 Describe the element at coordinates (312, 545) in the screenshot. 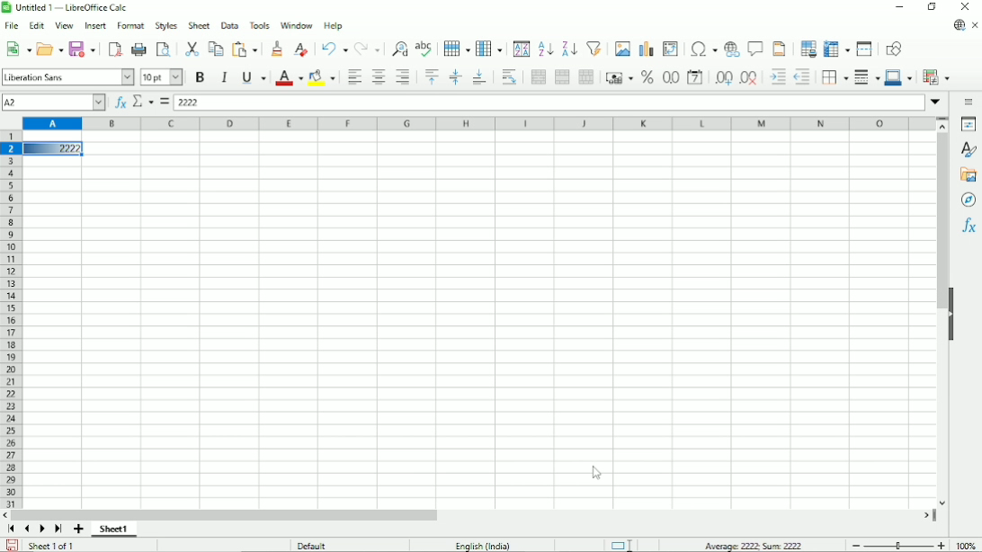

I see `Default` at that location.